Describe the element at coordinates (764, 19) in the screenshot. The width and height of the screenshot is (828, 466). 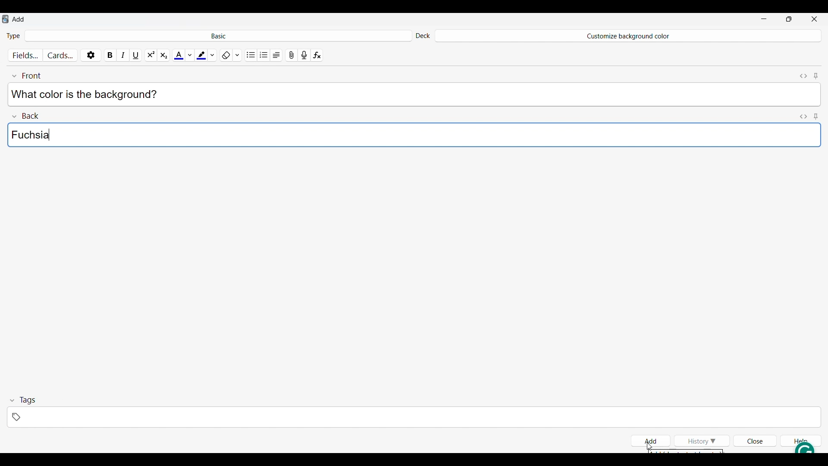
I see `Minimize` at that location.